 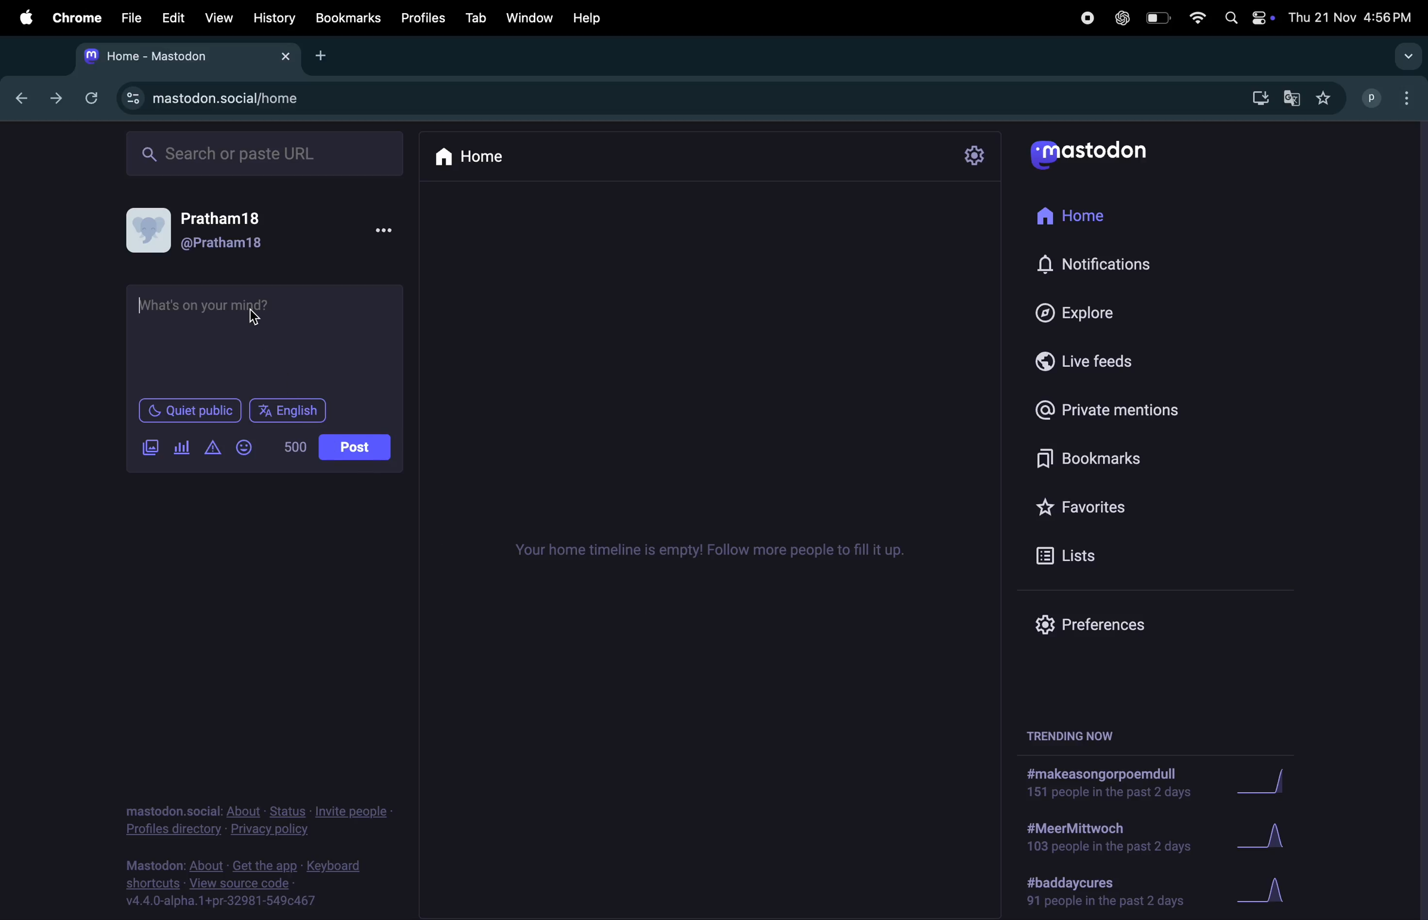 What do you see at coordinates (191, 410) in the screenshot?
I see `Quiet in public` at bounding box center [191, 410].